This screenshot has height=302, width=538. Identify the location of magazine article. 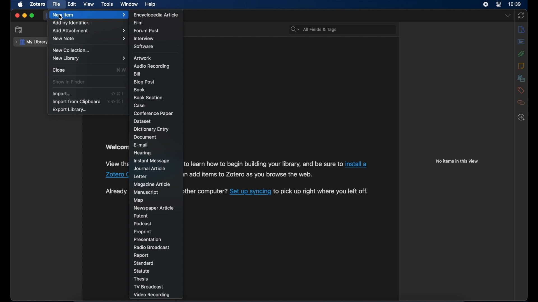
(153, 185).